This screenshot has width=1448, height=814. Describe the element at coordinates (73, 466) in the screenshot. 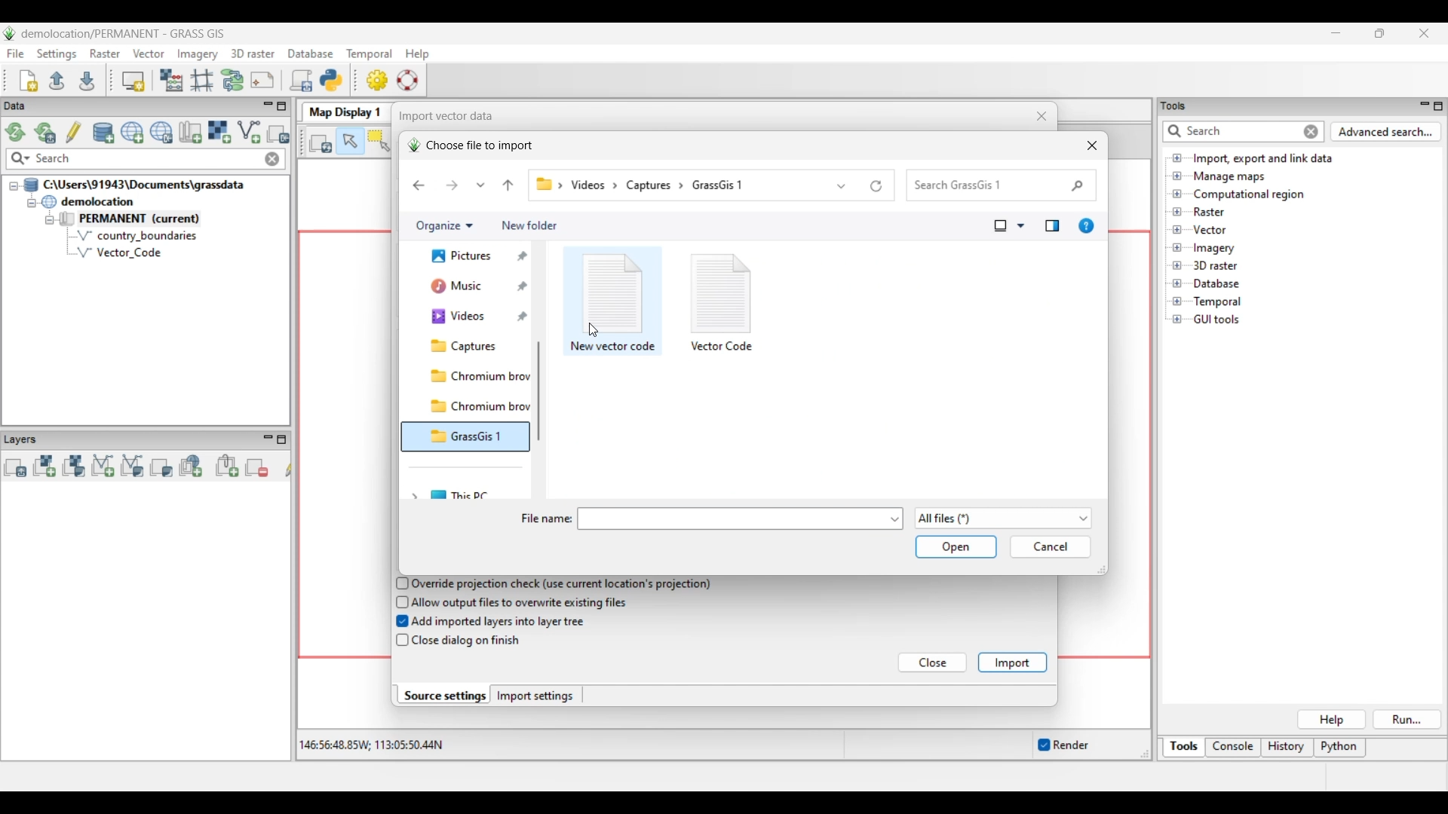

I see `Add various raster map layers` at that location.